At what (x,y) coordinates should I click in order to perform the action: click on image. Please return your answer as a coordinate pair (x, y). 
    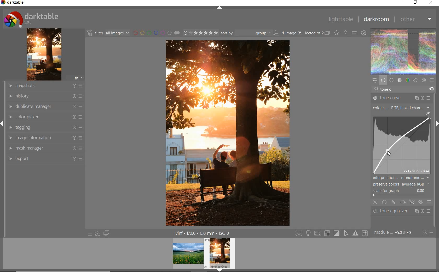
    Looking at the image, I should click on (401, 147).